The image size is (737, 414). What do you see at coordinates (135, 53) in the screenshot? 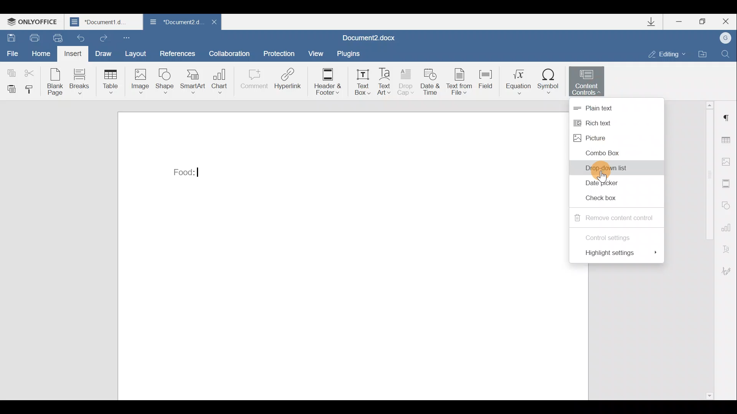
I see `Layout` at bounding box center [135, 53].